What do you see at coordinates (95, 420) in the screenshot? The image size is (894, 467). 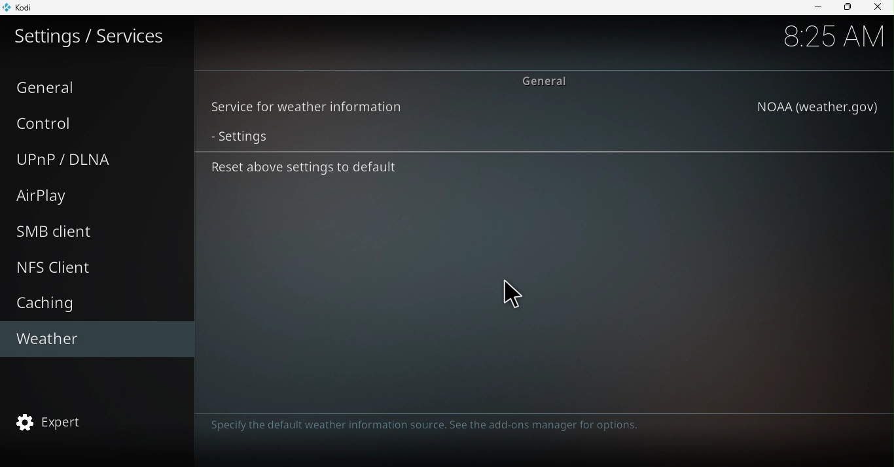 I see `Expert` at bounding box center [95, 420].